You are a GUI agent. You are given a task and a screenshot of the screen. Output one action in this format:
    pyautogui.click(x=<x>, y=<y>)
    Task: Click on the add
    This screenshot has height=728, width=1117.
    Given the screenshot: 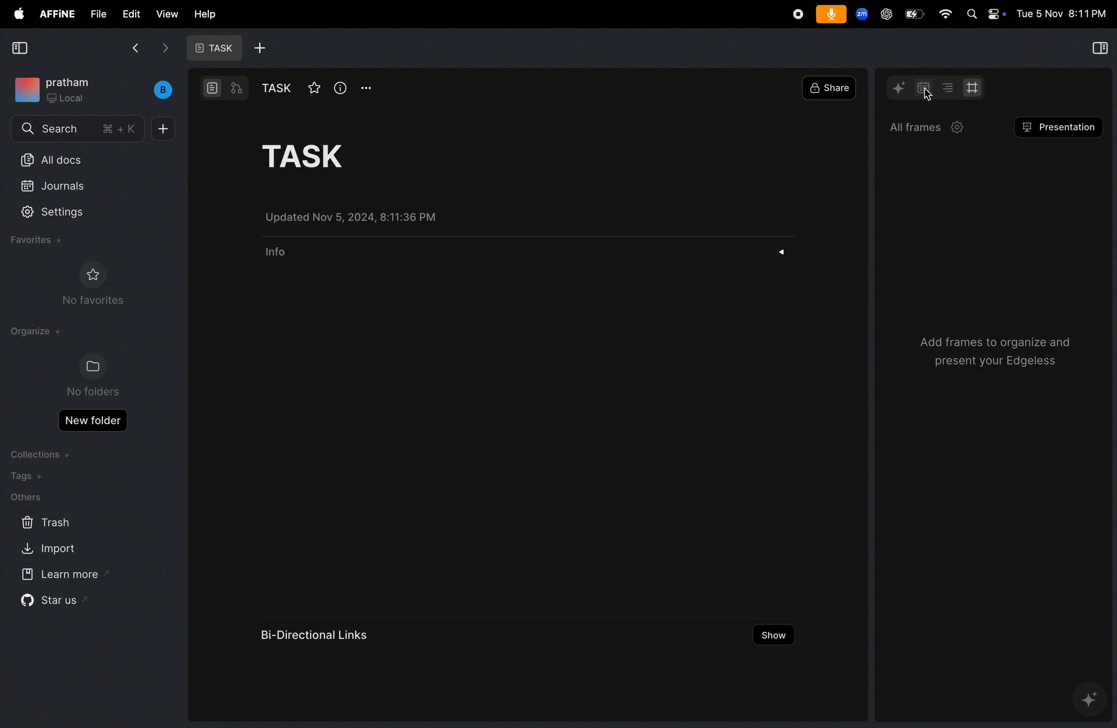 What is the action you would take?
    pyautogui.click(x=164, y=129)
    